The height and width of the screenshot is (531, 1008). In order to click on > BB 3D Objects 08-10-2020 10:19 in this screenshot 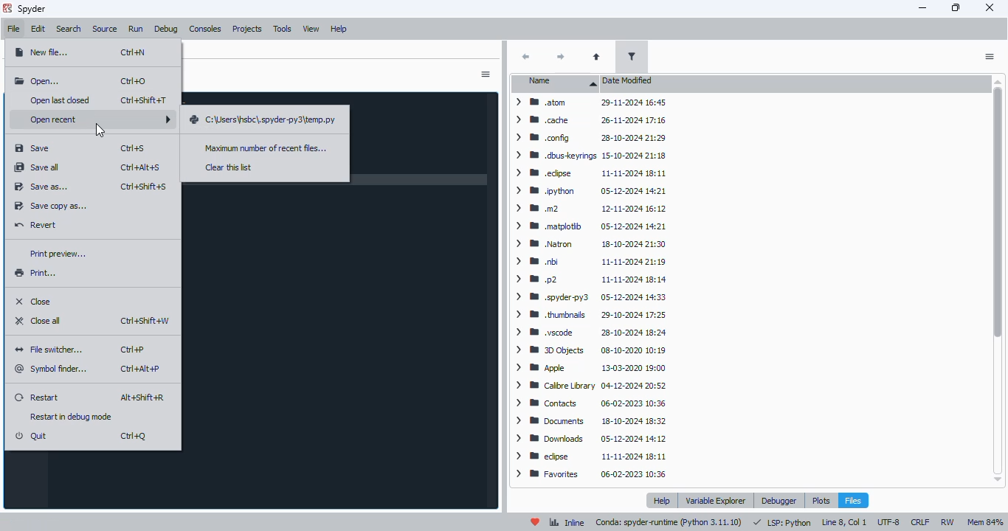, I will do `click(587, 349)`.